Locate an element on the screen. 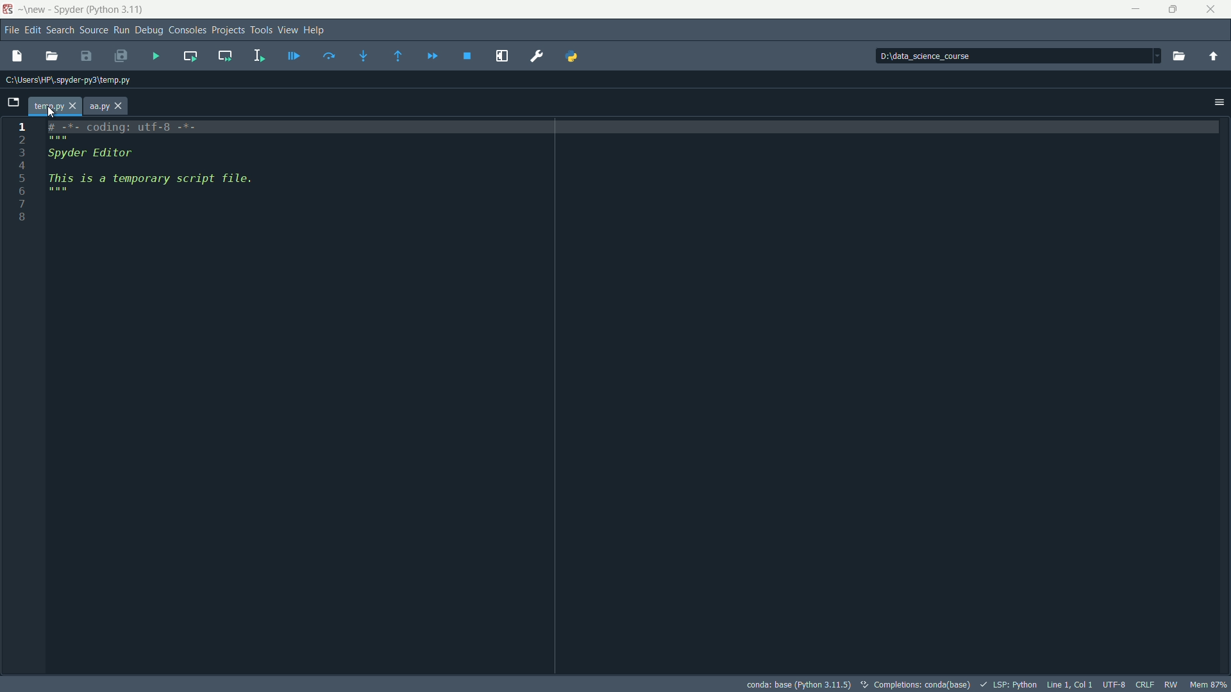 The height and width of the screenshot is (692, 1231). minimize is located at coordinates (1132, 8).